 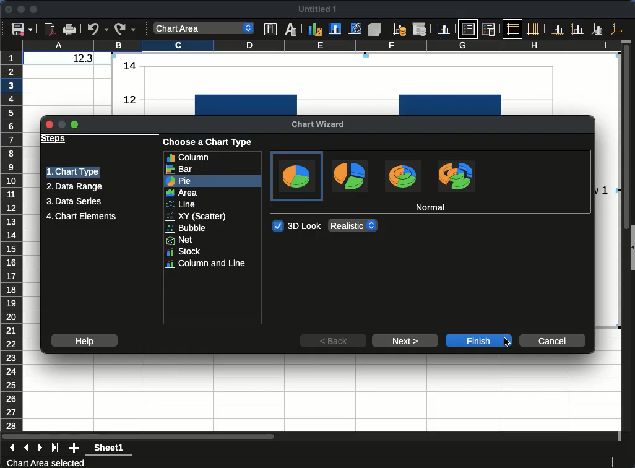 I want to click on Y axis, so click(x=577, y=28).